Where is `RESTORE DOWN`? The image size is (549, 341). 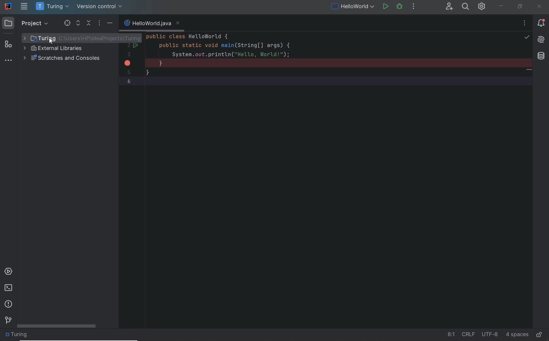
RESTORE DOWN is located at coordinates (519, 7).